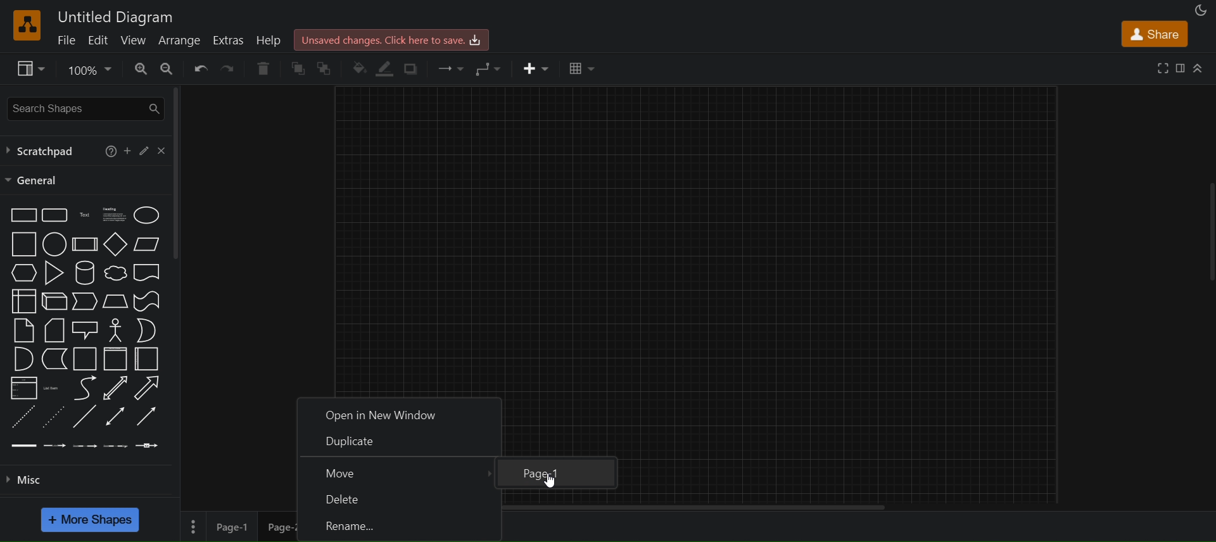  I want to click on logo, so click(25, 25).